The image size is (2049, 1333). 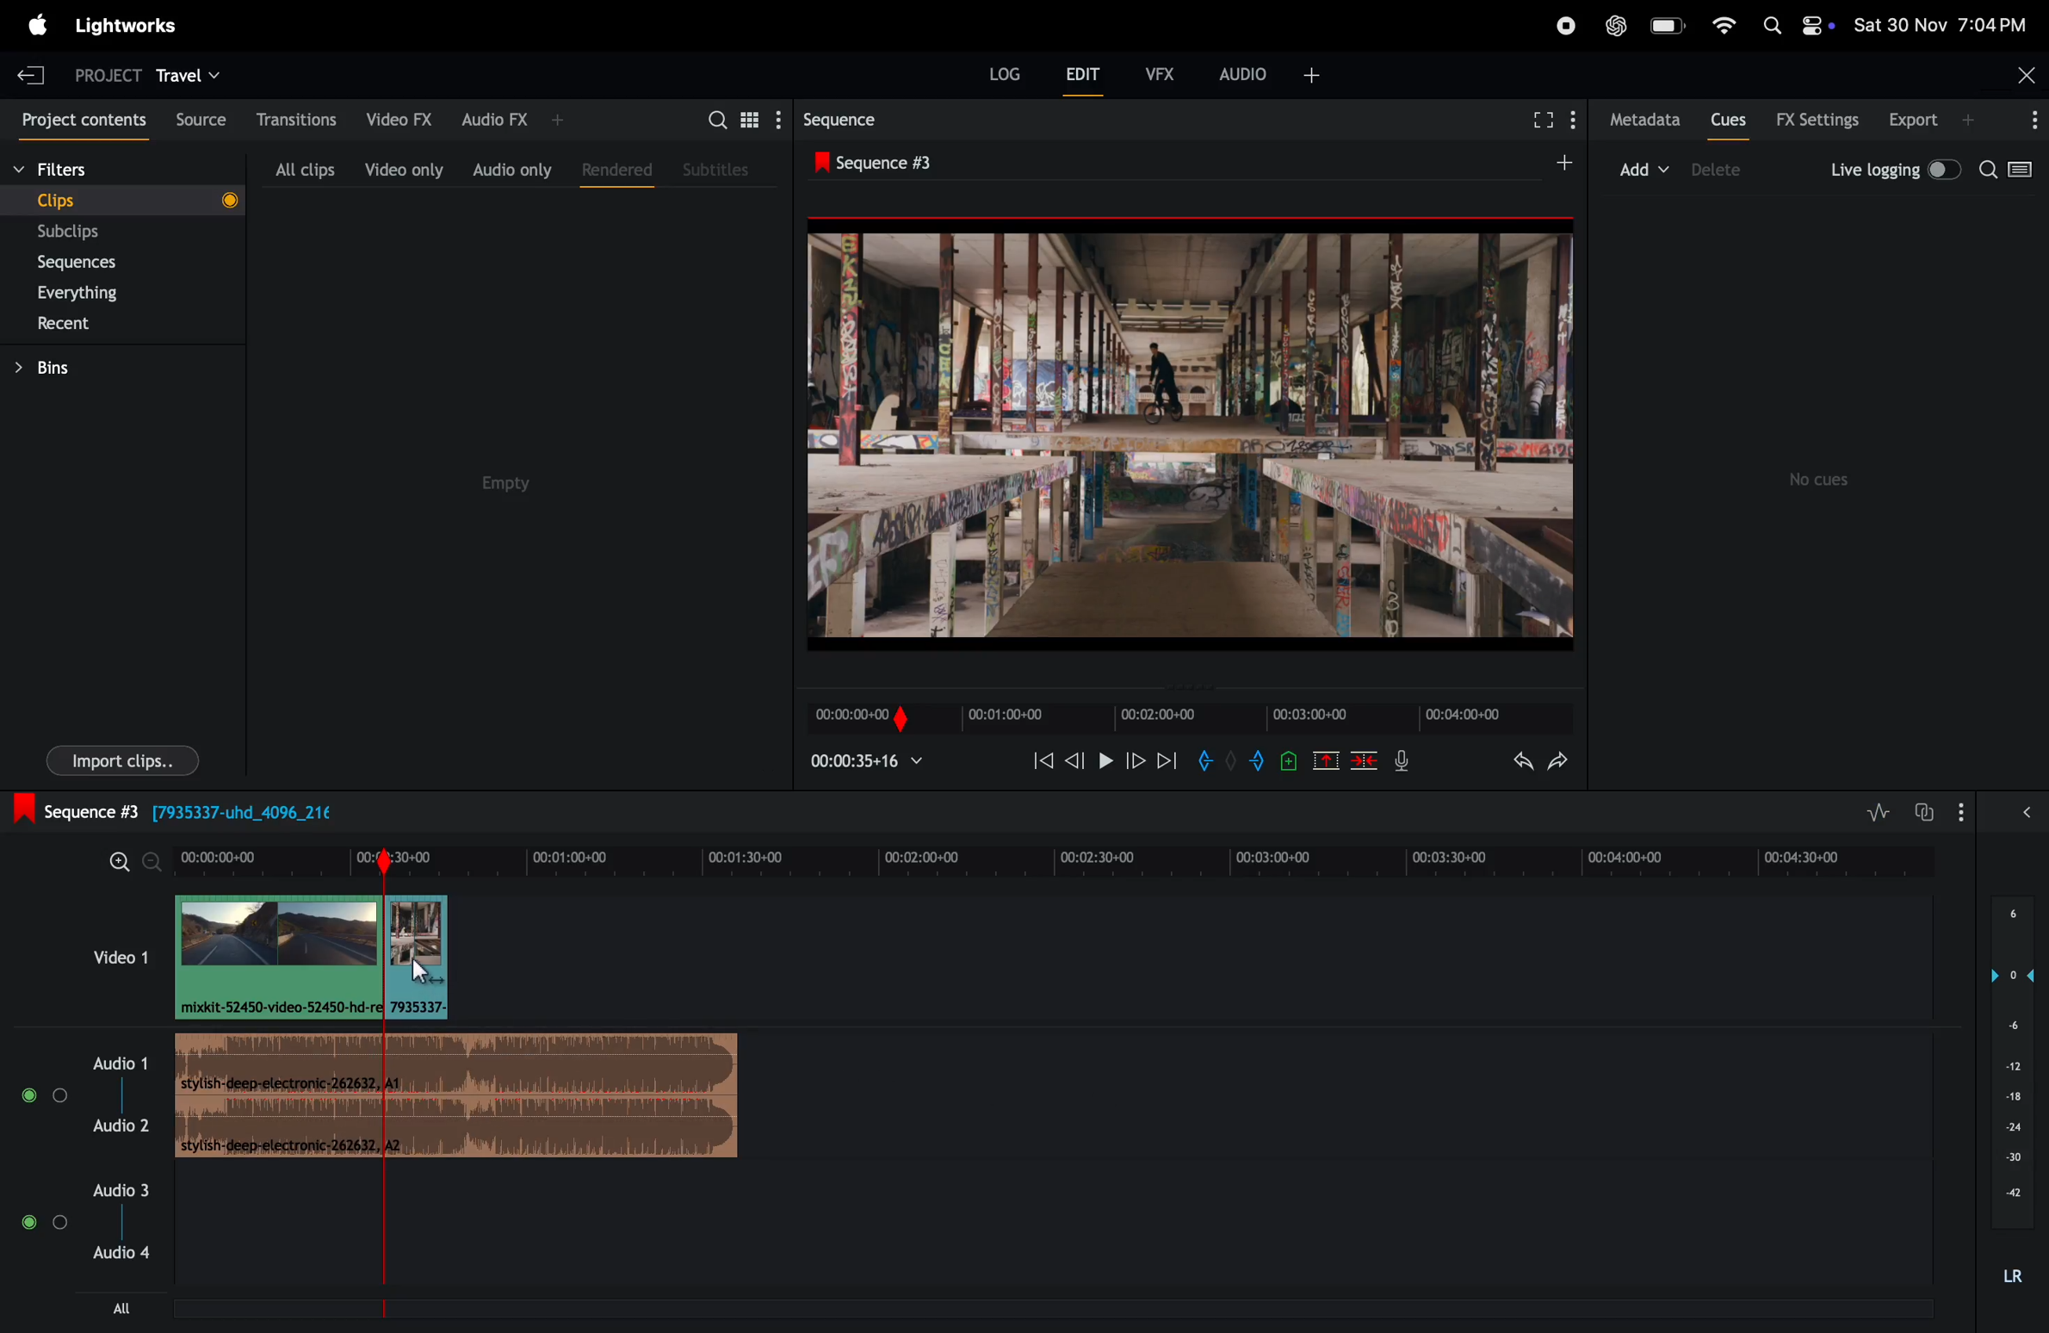 I want to click on -6 (layers), so click(x=2008, y=1029).